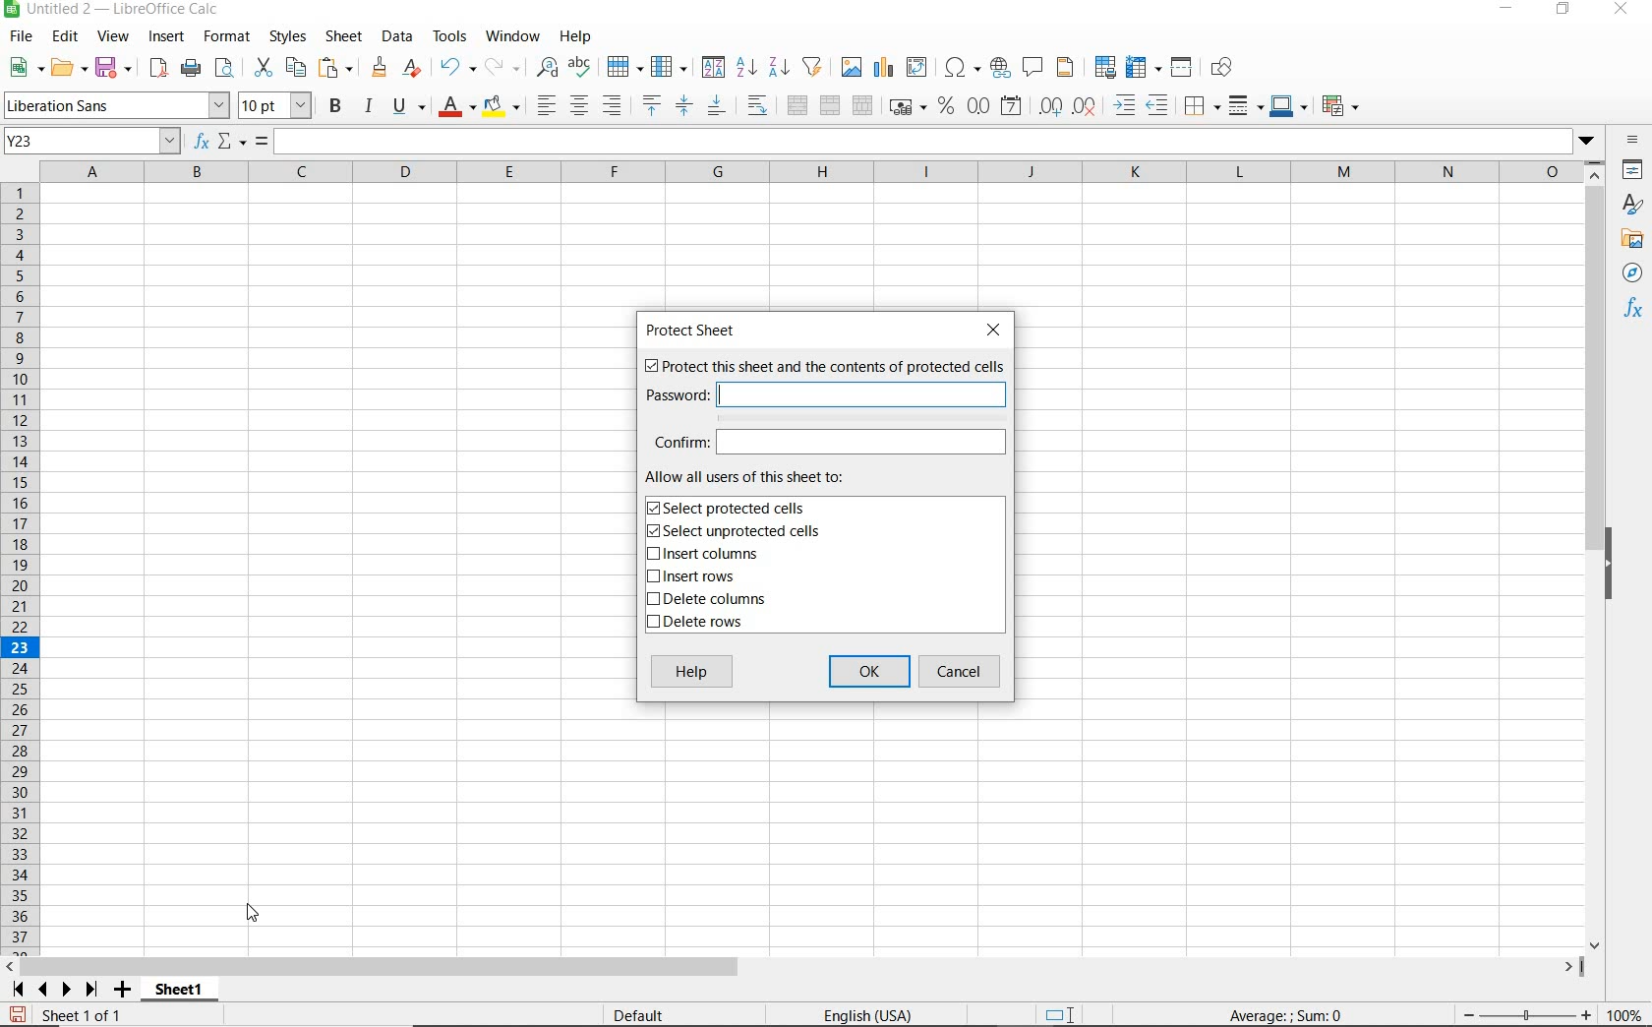 Image resolution: width=1652 pixels, height=1027 pixels. I want to click on CLONE FORMATTING, so click(381, 68).